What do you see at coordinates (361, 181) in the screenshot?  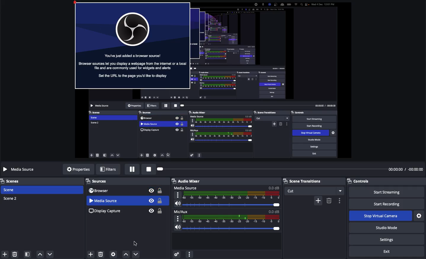 I see `Controls` at bounding box center [361, 181].